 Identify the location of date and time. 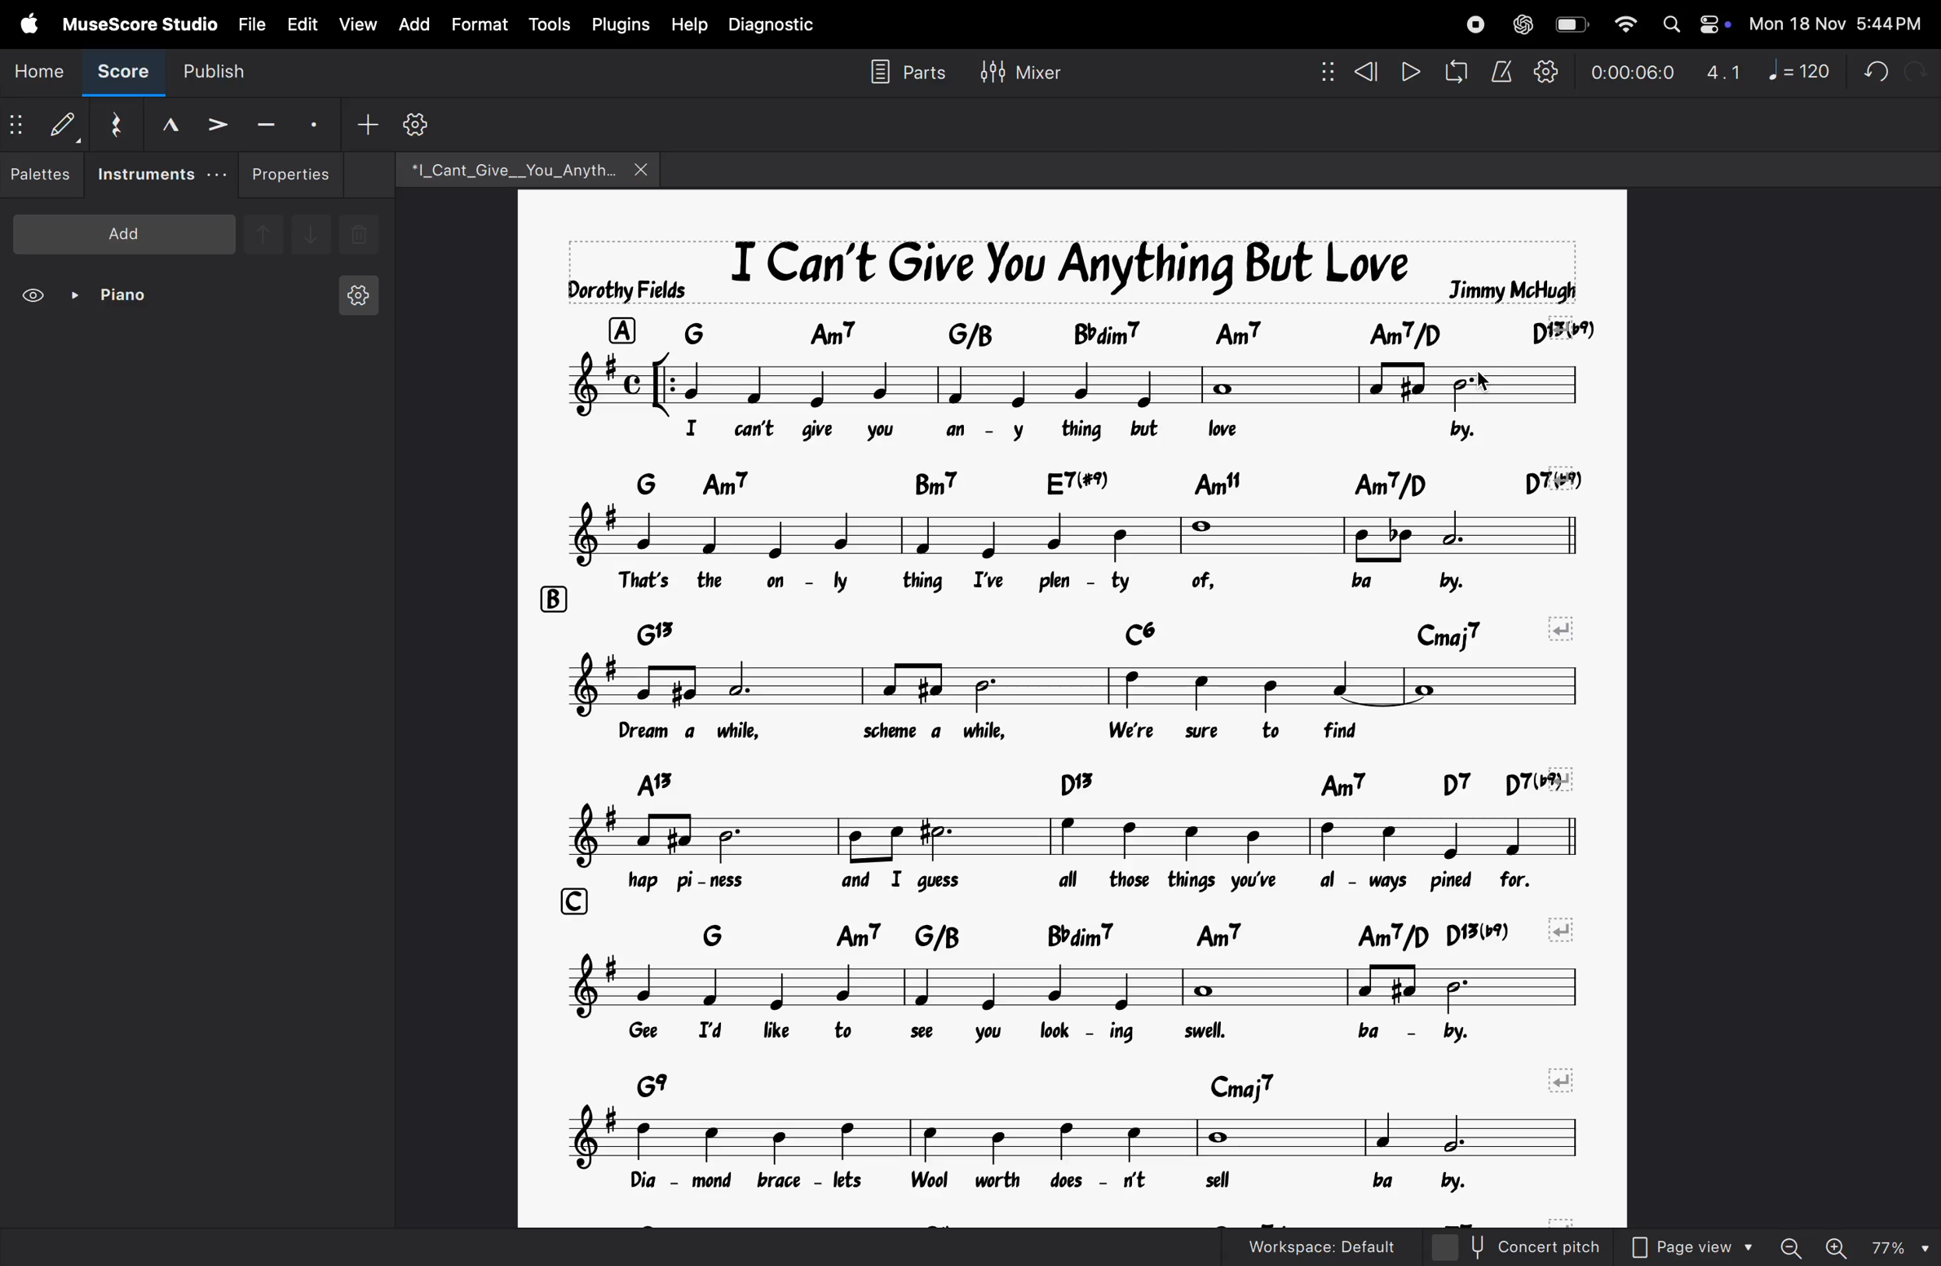
(1833, 23).